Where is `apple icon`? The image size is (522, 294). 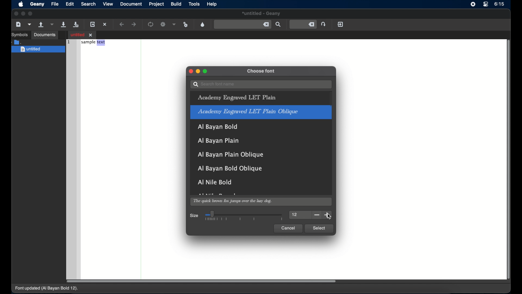
apple icon is located at coordinates (21, 5).